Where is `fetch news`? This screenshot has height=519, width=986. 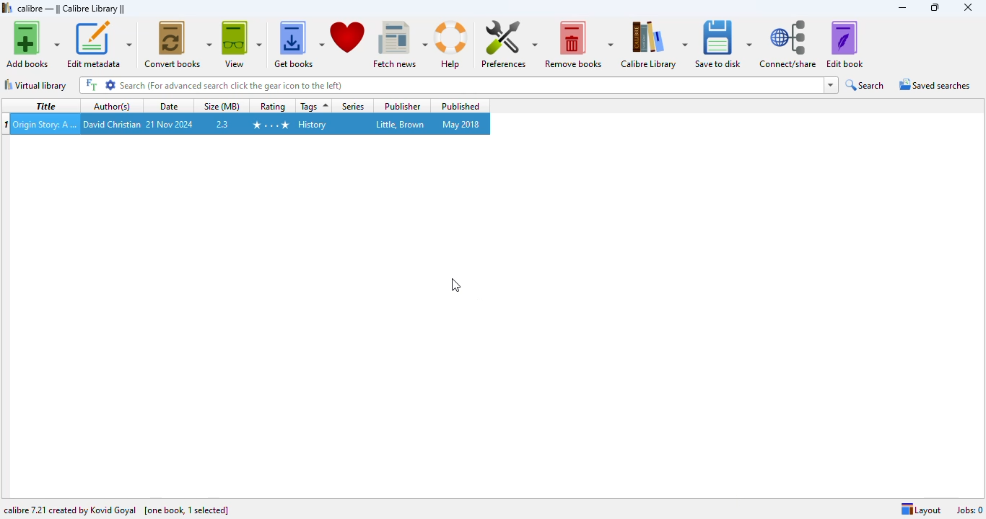
fetch news is located at coordinates (401, 42).